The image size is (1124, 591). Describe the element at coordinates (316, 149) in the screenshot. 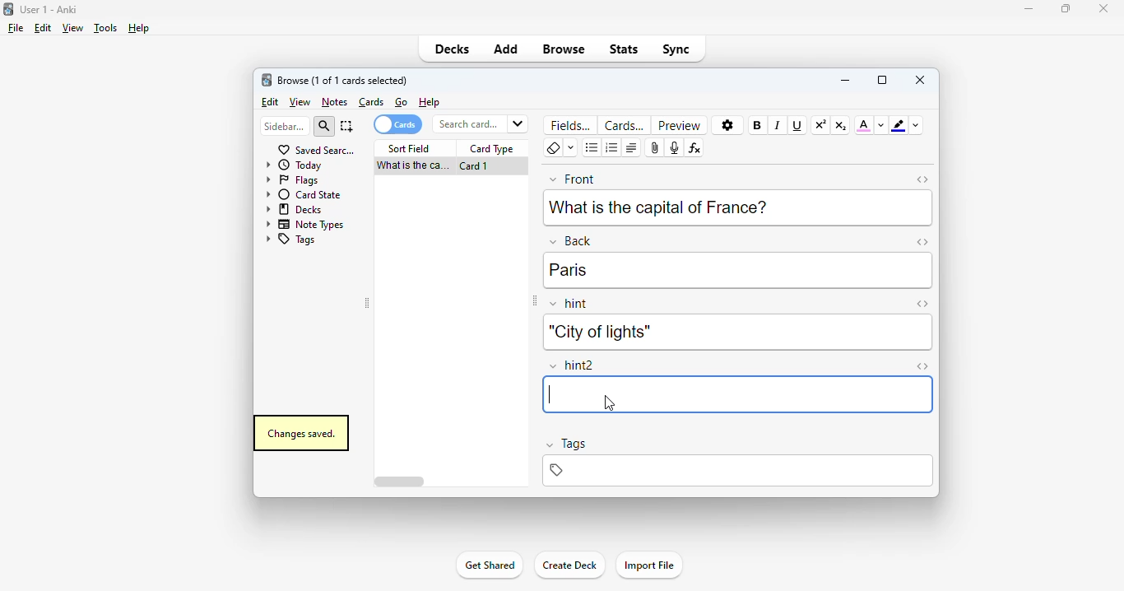

I see `saved searches` at that location.